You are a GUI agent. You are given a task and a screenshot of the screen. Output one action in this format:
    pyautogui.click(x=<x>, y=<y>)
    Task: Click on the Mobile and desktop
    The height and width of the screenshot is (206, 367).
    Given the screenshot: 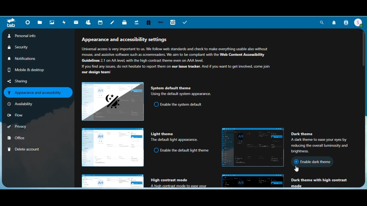 What is the action you would take?
    pyautogui.click(x=24, y=70)
    